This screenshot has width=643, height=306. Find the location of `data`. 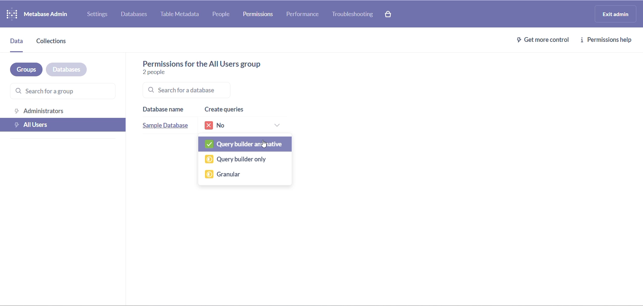

data is located at coordinates (16, 44).